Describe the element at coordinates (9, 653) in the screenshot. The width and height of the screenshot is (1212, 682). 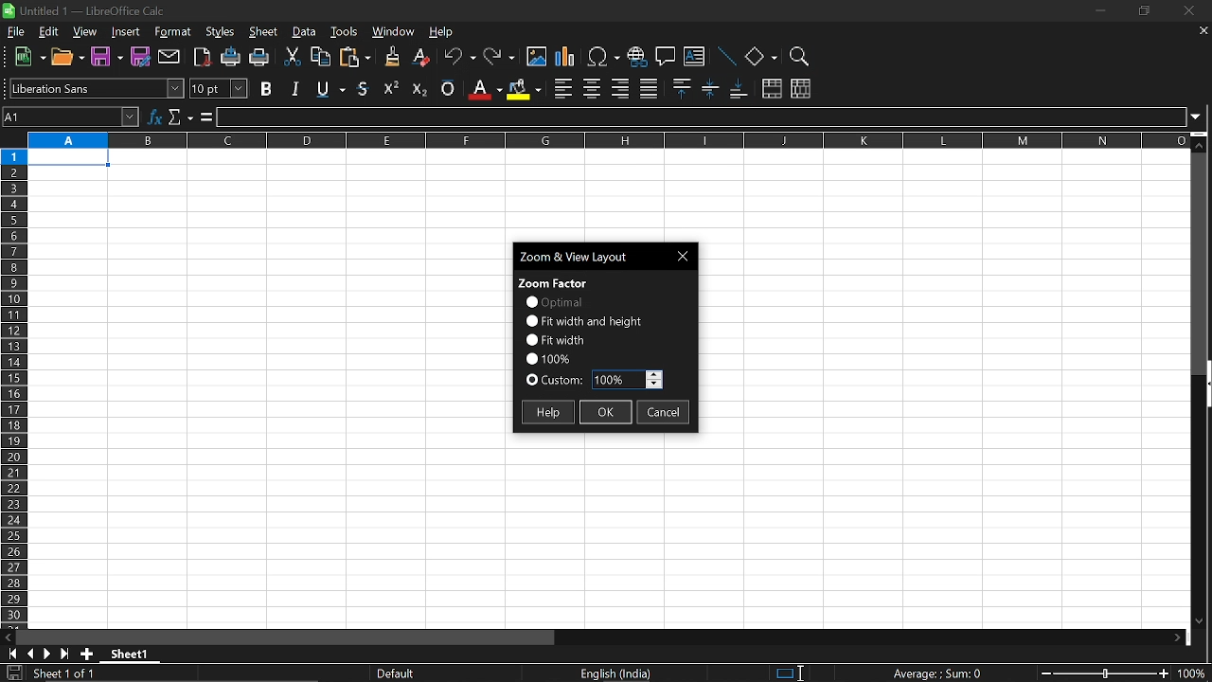
I see `go to first page` at that location.